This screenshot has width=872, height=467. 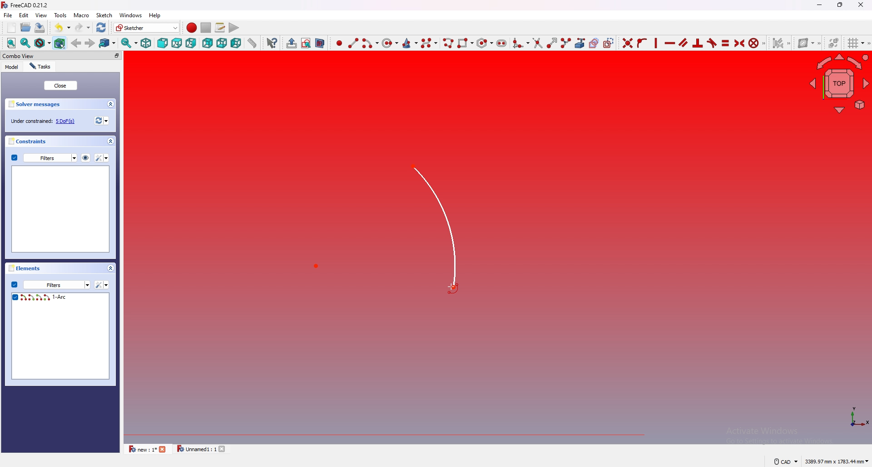 What do you see at coordinates (452, 287) in the screenshot?
I see `Cursor` at bounding box center [452, 287].